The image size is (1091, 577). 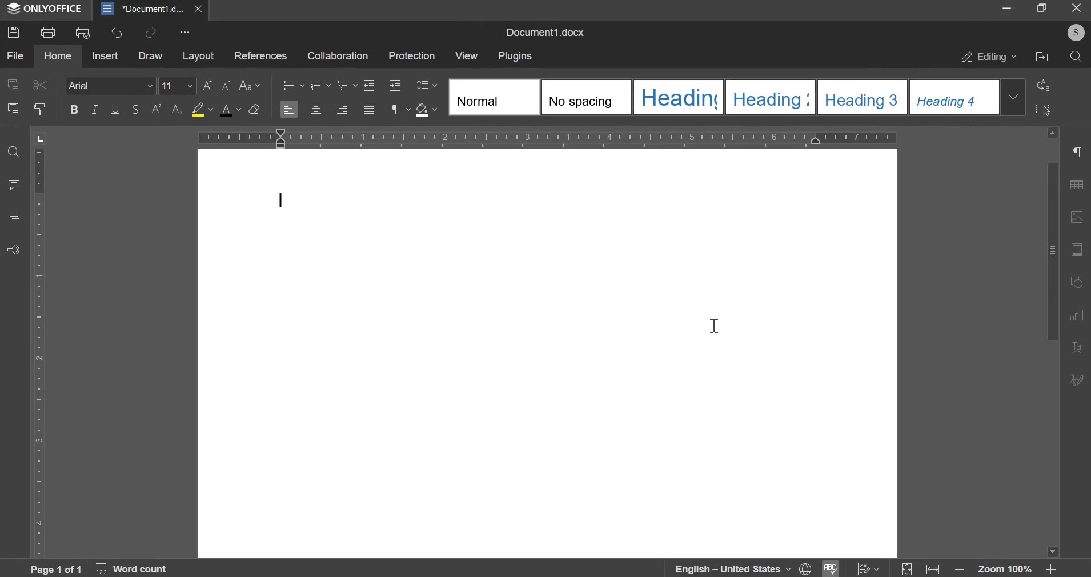 What do you see at coordinates (347, 86) in the screenshot?
I see `multilevel listing` at bounding box center [347, 86].